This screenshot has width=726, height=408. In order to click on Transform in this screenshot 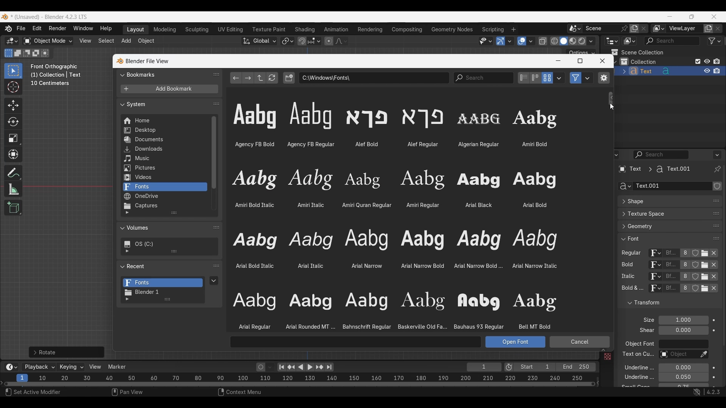, I will do `click(13, 155)`.